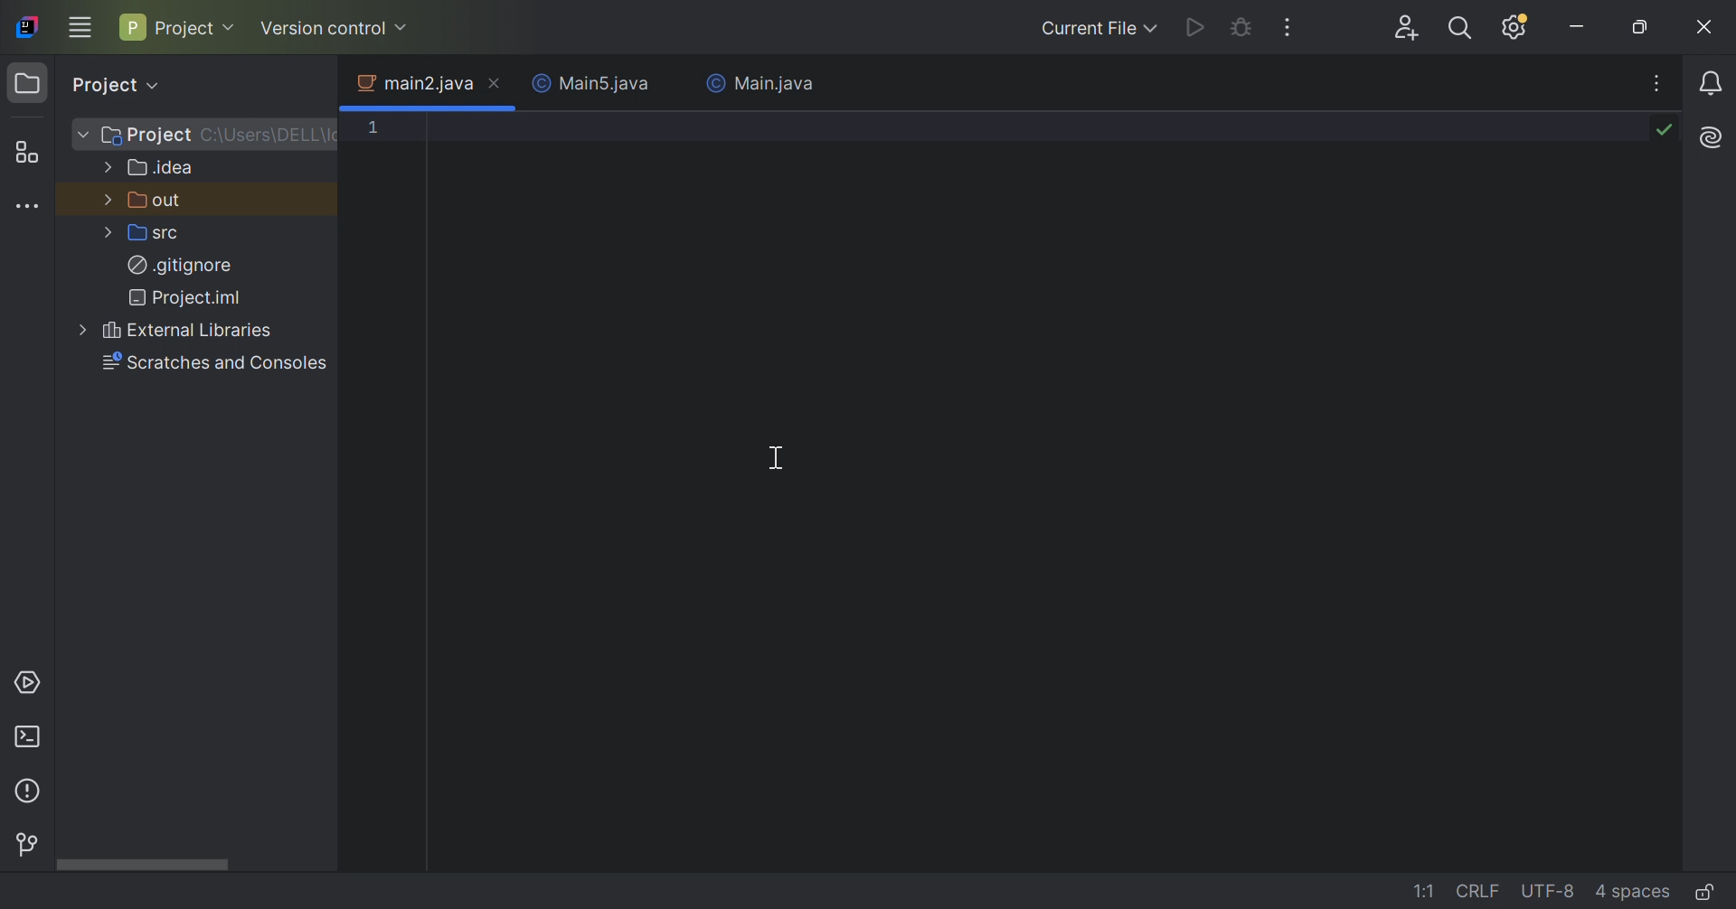 The width and height of the screenshot is (1736, 909). What do you see at coordinates (25, 840) in the screenshot?
I see `Version control` at bounding box center [25, 840].